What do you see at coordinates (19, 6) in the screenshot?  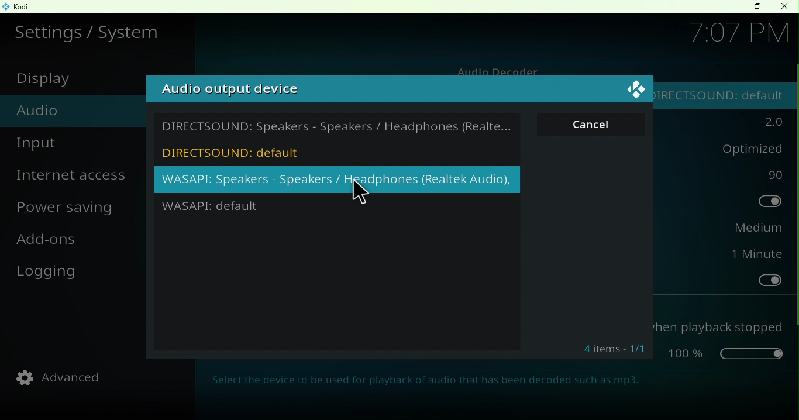 I see `Kodi icon` at bounding box center [19, 6].